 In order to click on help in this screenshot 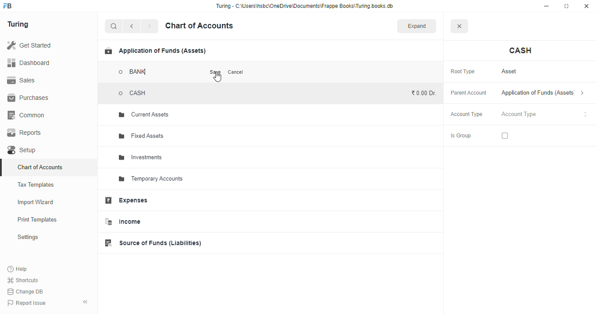, I will do `click(17, 269)`.